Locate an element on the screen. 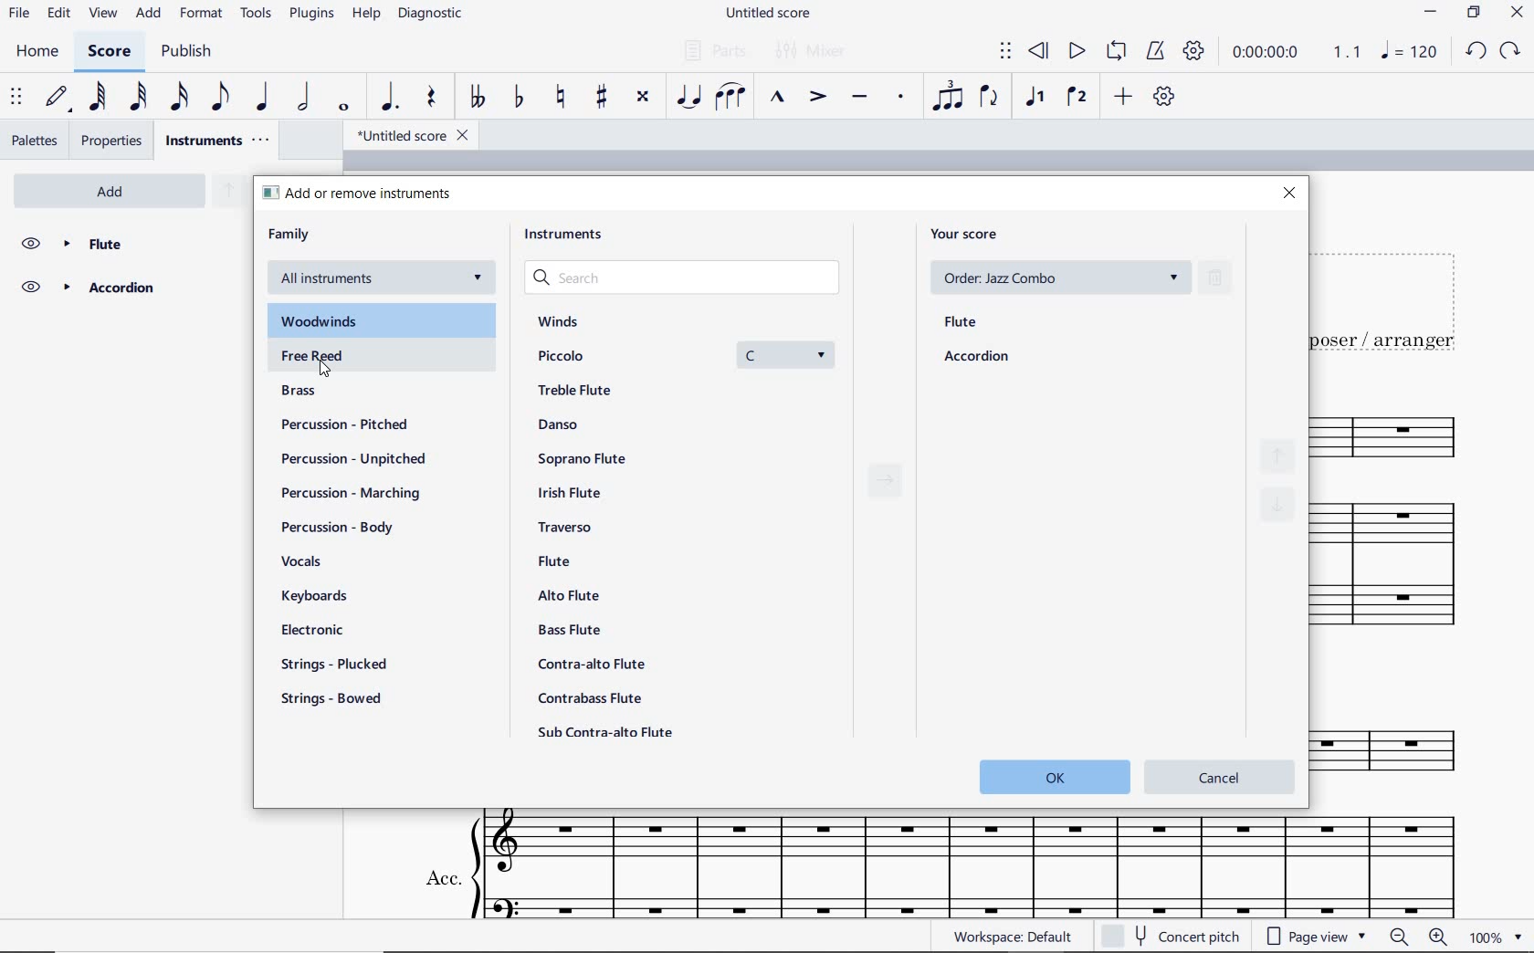  ok is located at coordinates (1054, 777).